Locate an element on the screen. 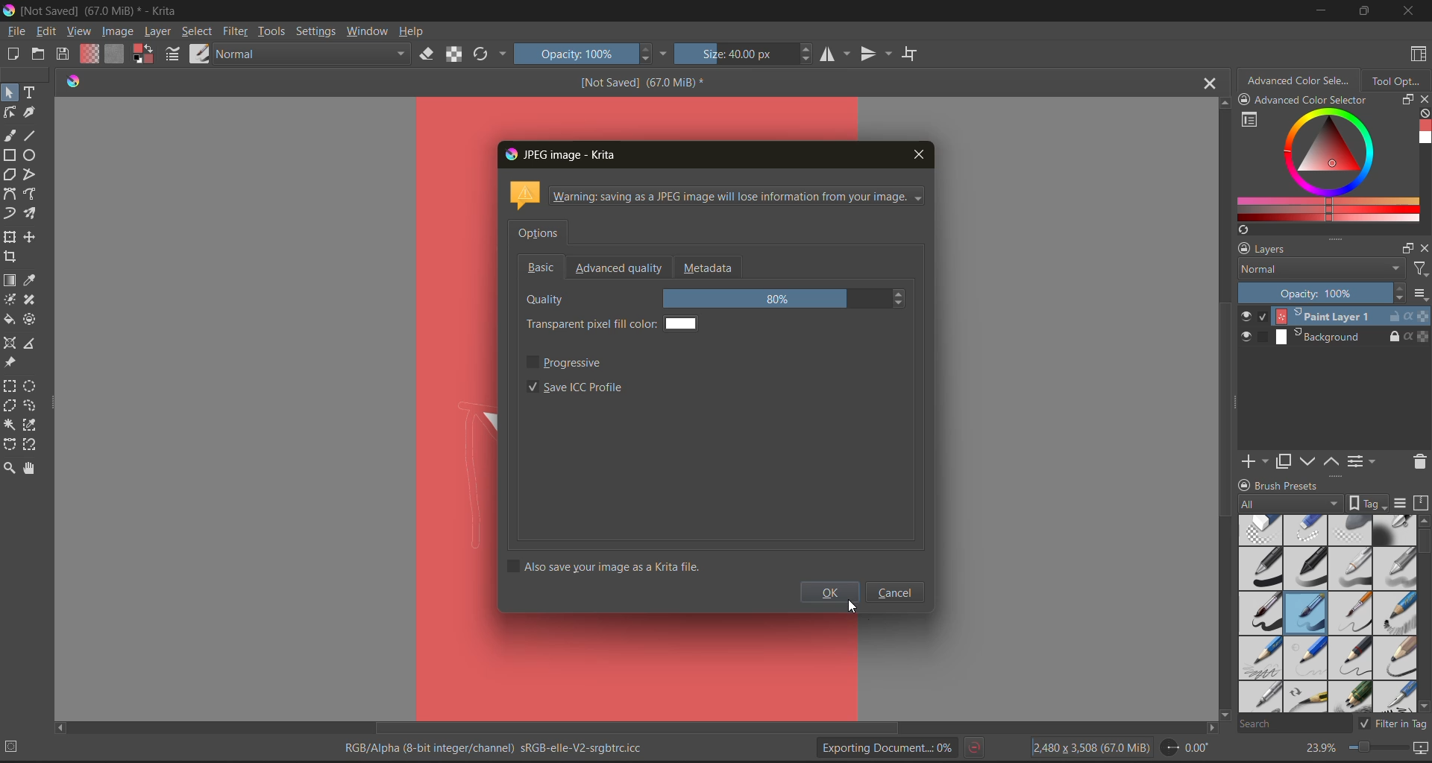  minimize is located at coordinates (1322, 13).